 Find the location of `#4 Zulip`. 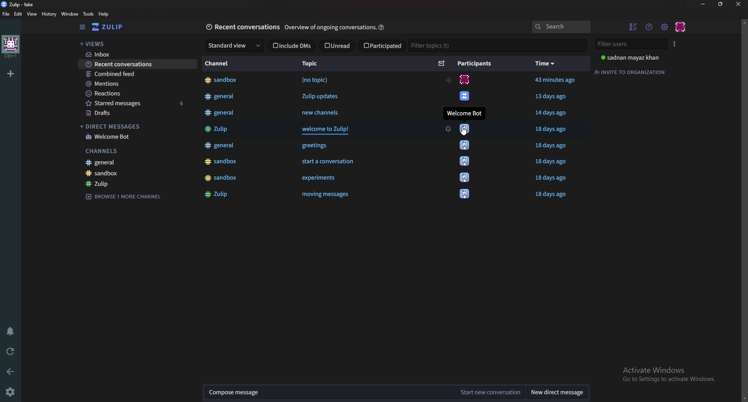

#4 Zulip is located at coordinates (219, 195).